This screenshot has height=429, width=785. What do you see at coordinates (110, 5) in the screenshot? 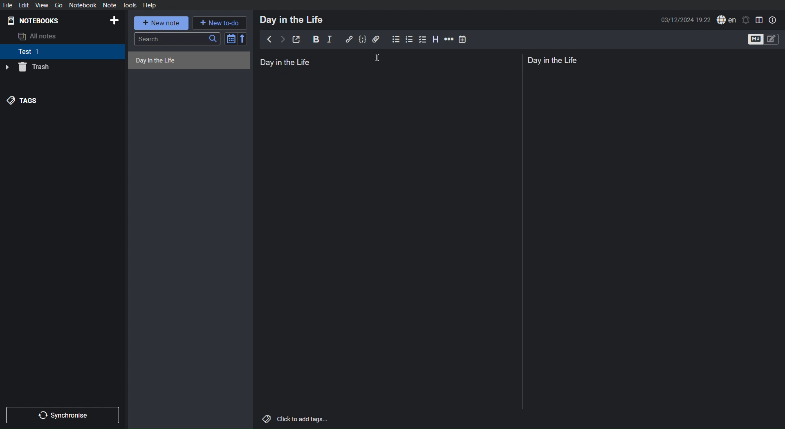
I see `Note` at bounding box center [110, 5].